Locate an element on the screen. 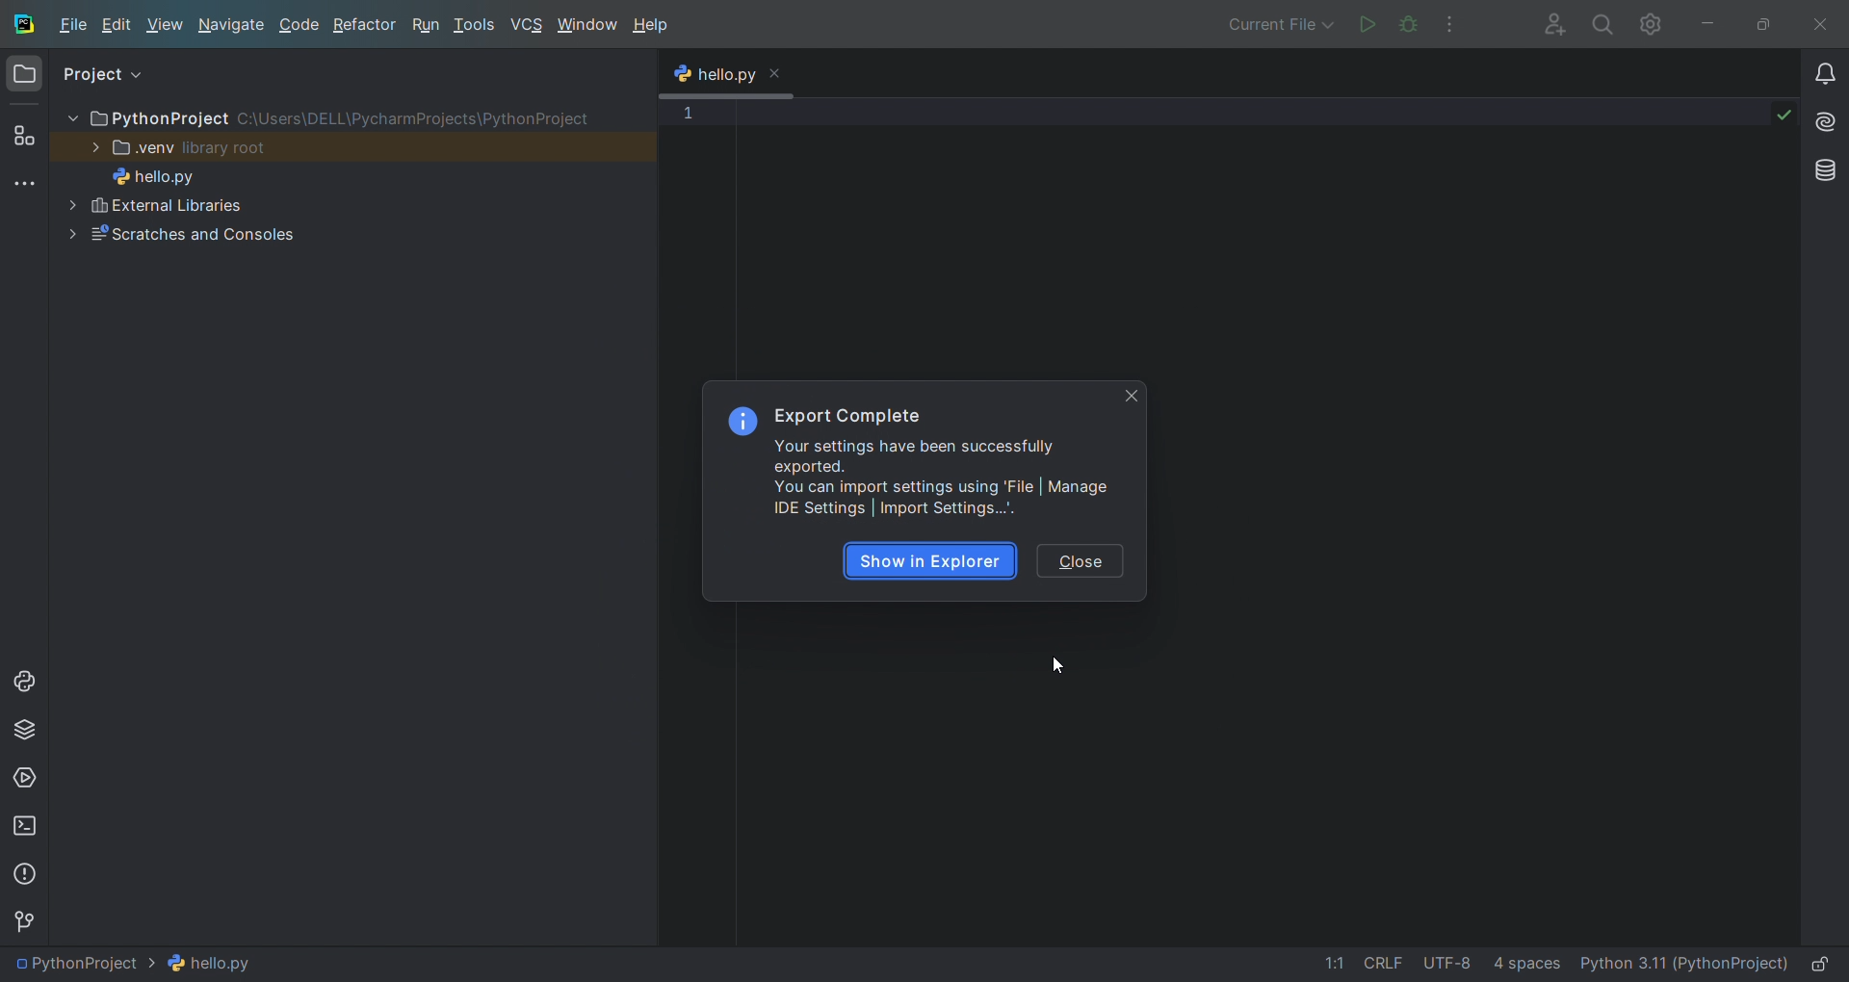  show in explorer is located at coordinates (928, 561).